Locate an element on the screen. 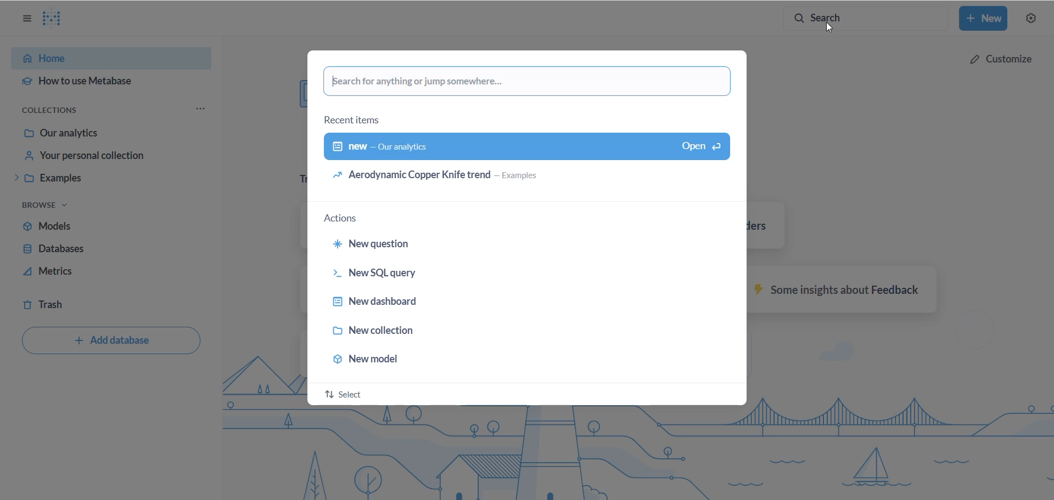 The height and width of the screenshot is (500, 1054). databases is located at coordinates (67, 249).